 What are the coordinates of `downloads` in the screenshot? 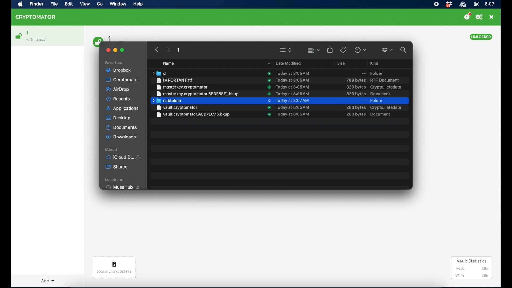 It's located at (121, 137).